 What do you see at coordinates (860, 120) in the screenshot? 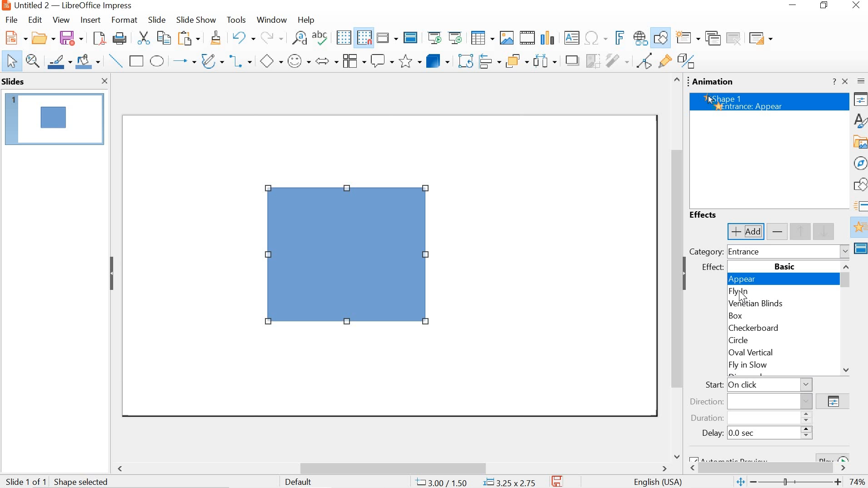
I see `styles` at bounding box center [860, 120].